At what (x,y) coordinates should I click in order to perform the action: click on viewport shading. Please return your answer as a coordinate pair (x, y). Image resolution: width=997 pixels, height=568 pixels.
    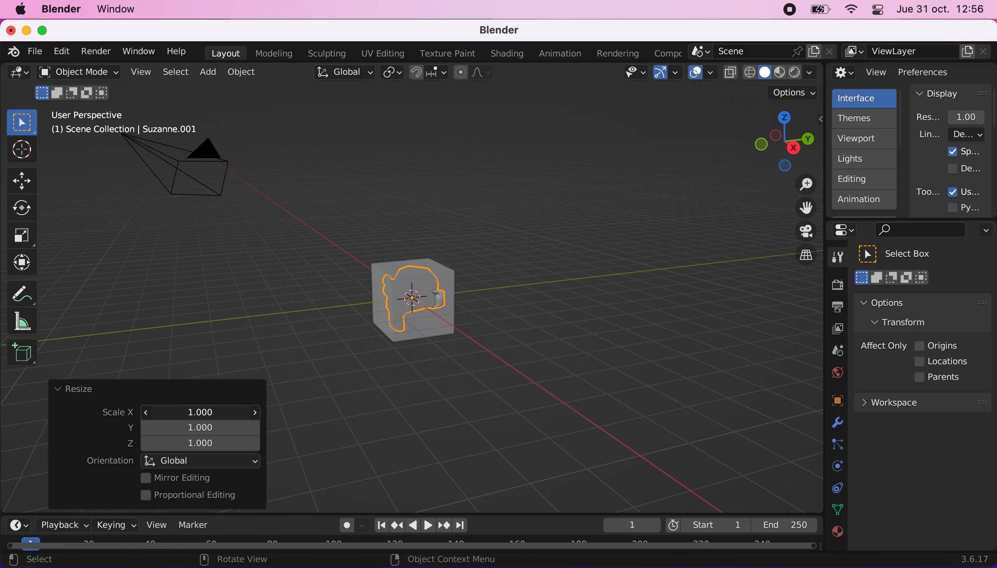
    Looking at the image, I should click on (773, 72).